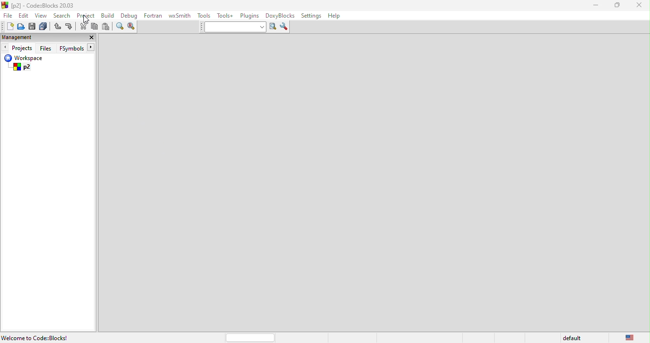  What do you see at coordinates (33, 27) in the screenshot?
I see `save` at bounding box center [33, 27].